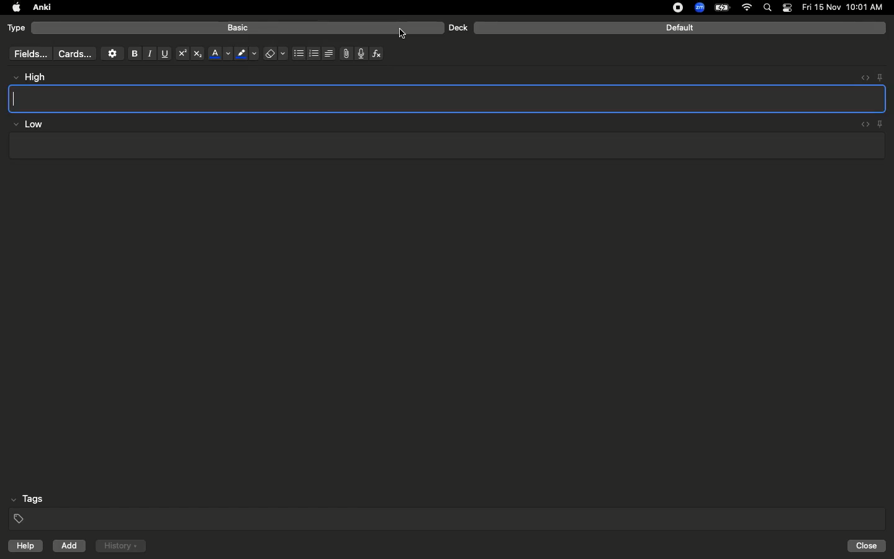 This screenshot has height=559, width=894. Describe the element at coordinates (344, 53) in the screenshot. I see `File` at that location.